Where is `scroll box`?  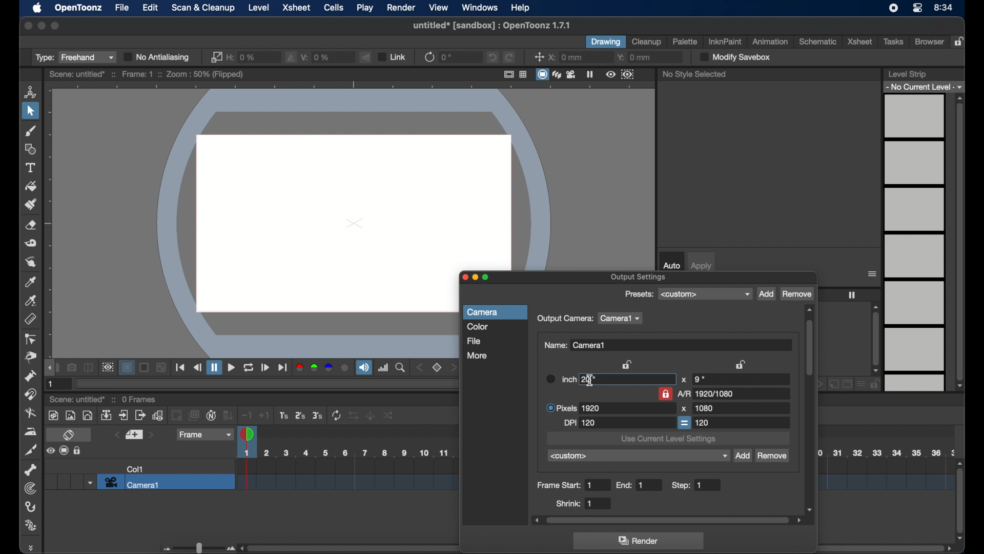
scroll box is located at coordinates (960, 242).